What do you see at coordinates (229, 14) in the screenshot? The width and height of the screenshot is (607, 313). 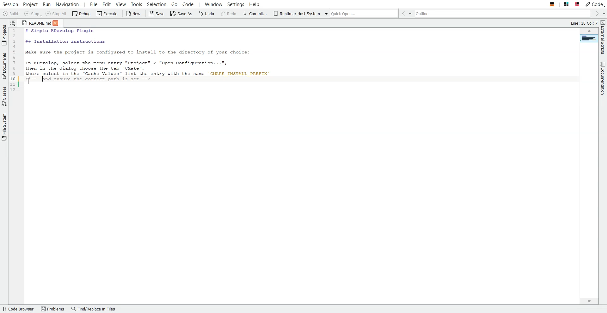 I see `Redo` at bounding box center [229, 14].